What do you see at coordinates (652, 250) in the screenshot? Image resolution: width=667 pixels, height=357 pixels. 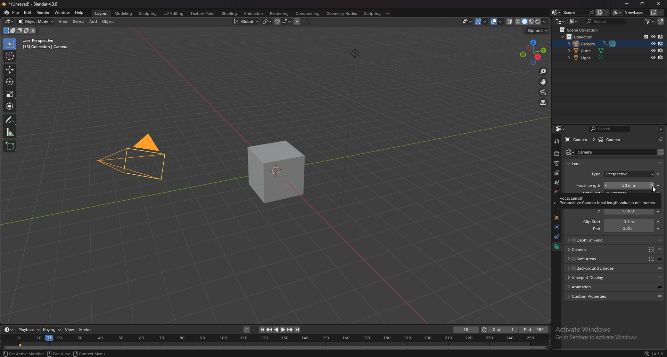 I see `` at bounding box center [652, 250].